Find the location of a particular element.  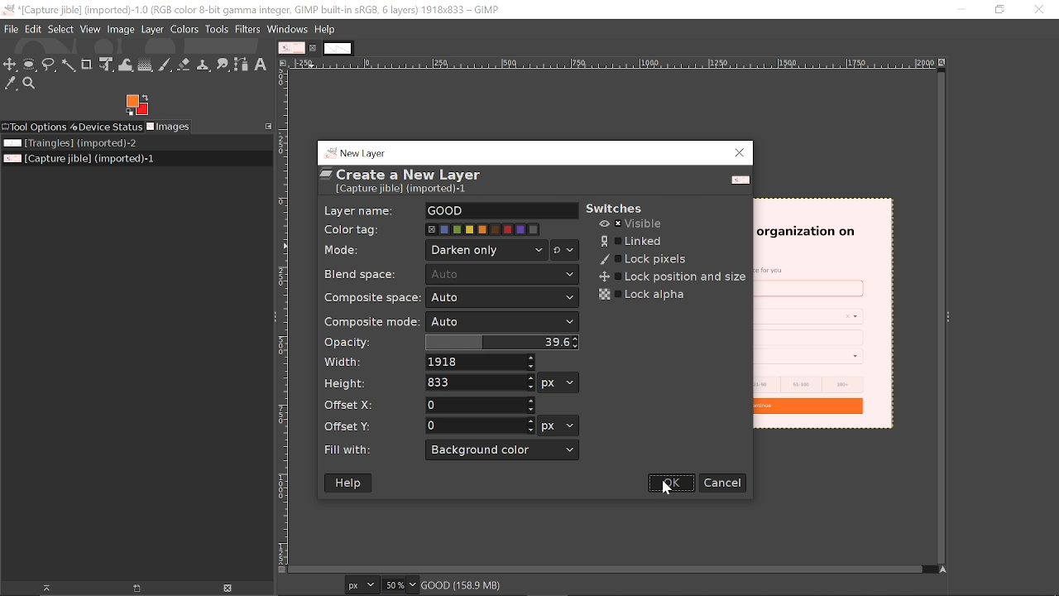

Offset X: is located at coordinates (350, 405).